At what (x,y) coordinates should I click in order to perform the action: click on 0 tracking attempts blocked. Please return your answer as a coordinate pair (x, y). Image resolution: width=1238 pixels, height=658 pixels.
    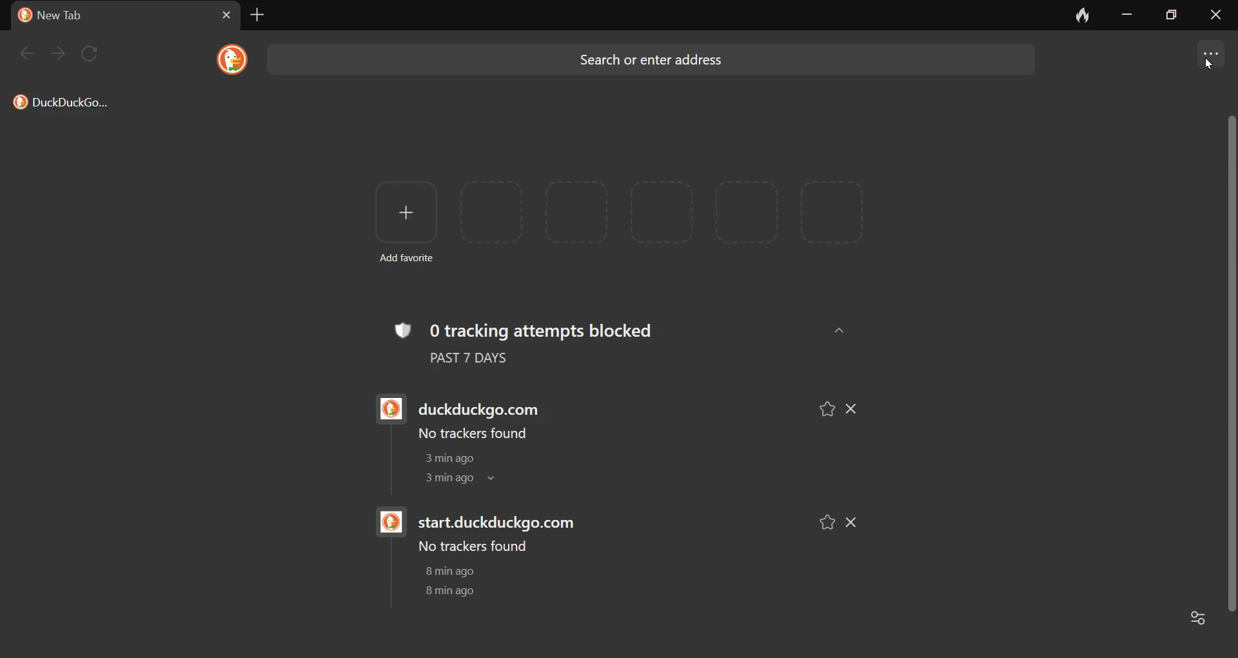
    Looking at the image, I should click on (559, 328).